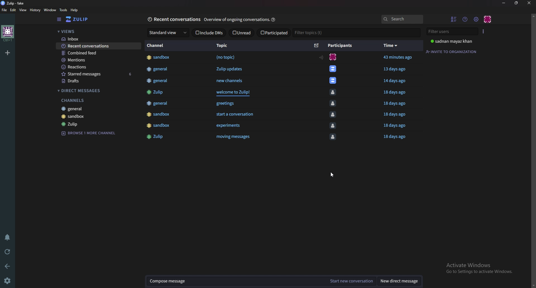  Describe the element at coordinates (4, 10) in the screenshot. I see `file` at that location.